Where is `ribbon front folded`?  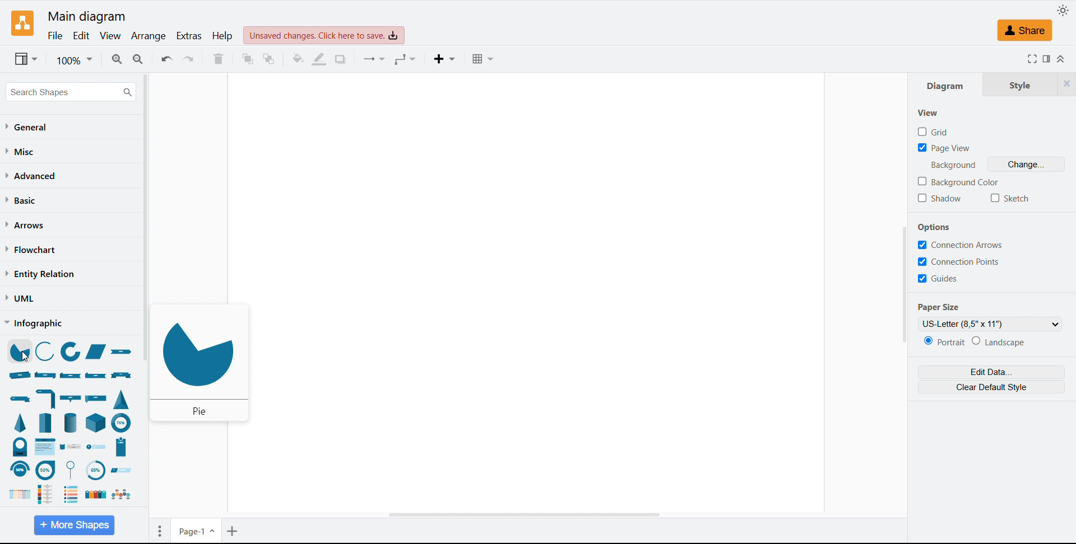 ribbon front folded is located at coordinates (71, 376).